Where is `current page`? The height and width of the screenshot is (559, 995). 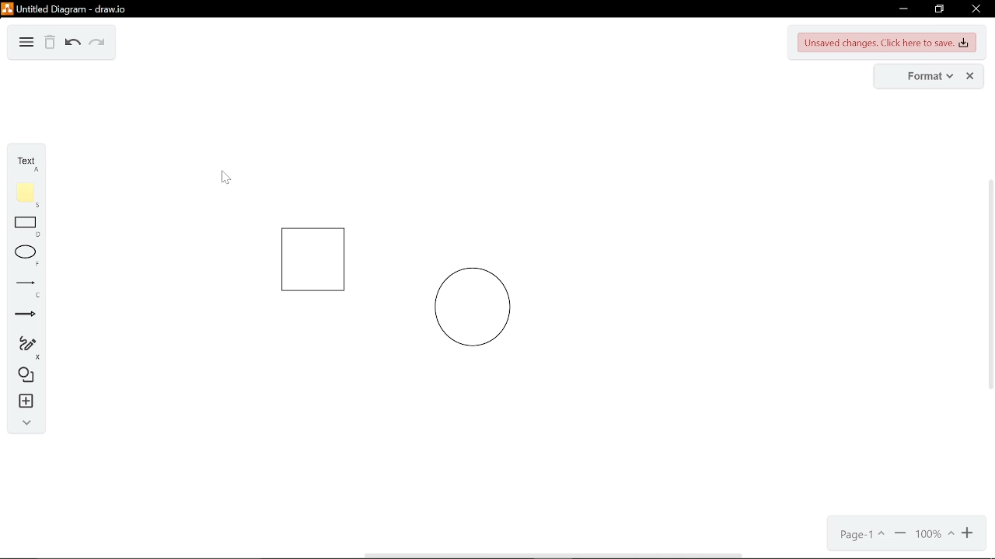
current page is located at coordinates (858, 535).